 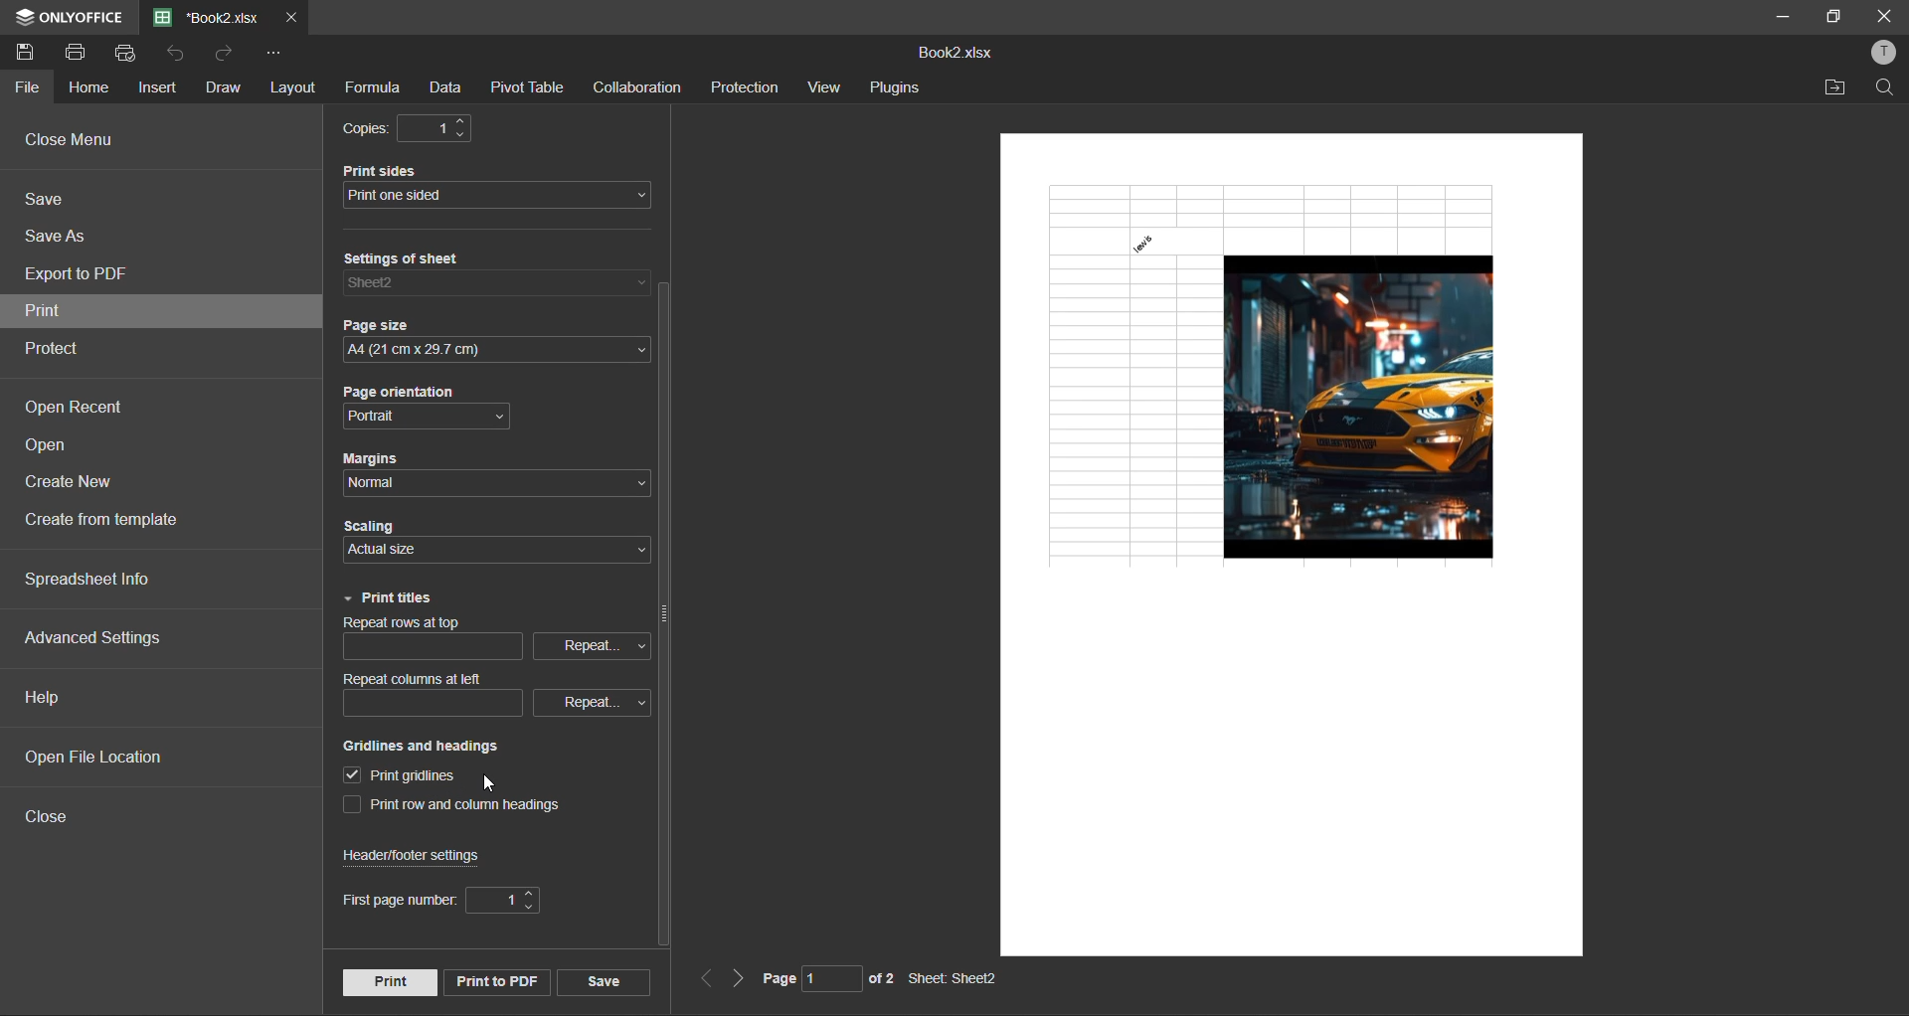 I want to click on collaboration, so click(x=637, y=87).